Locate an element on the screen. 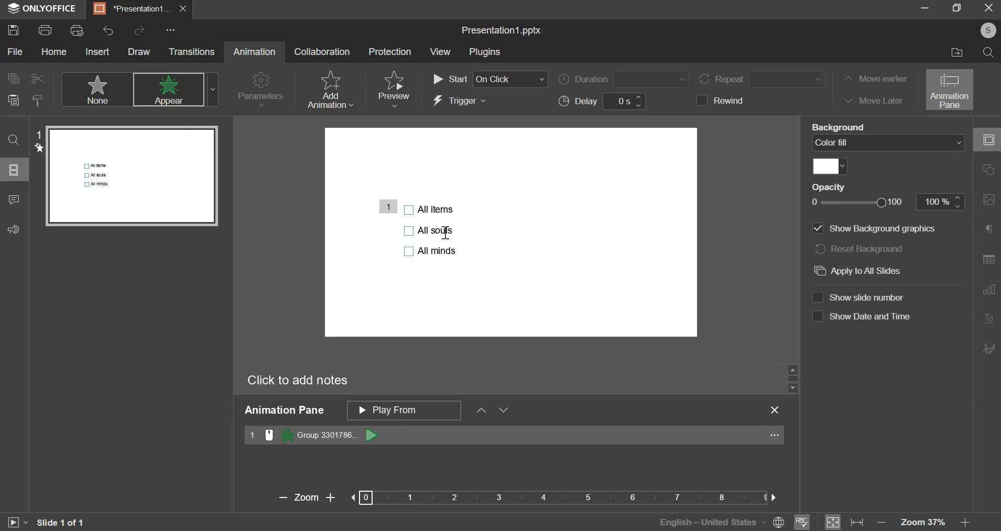 This screenshot has height=531, width=1001. exit is located at coordinates (984, 10).